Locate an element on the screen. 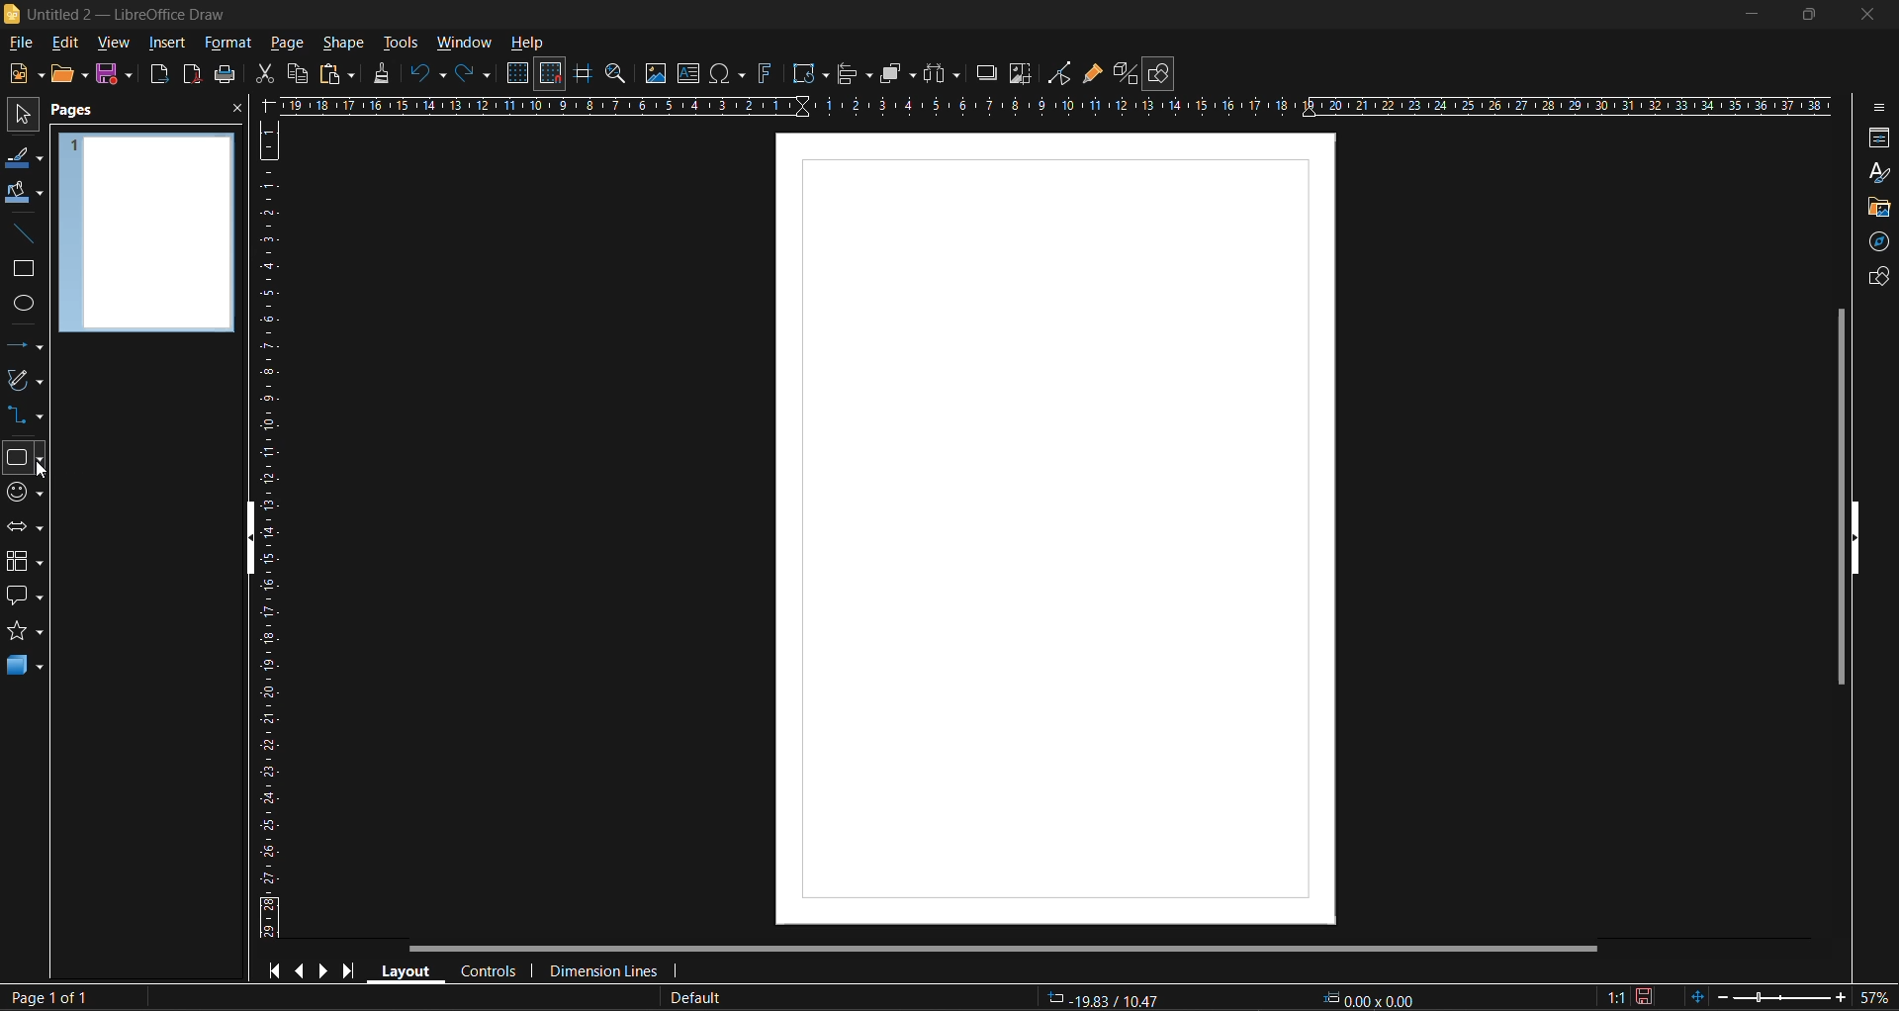  stars and banners is located at coordinates (23, 630).